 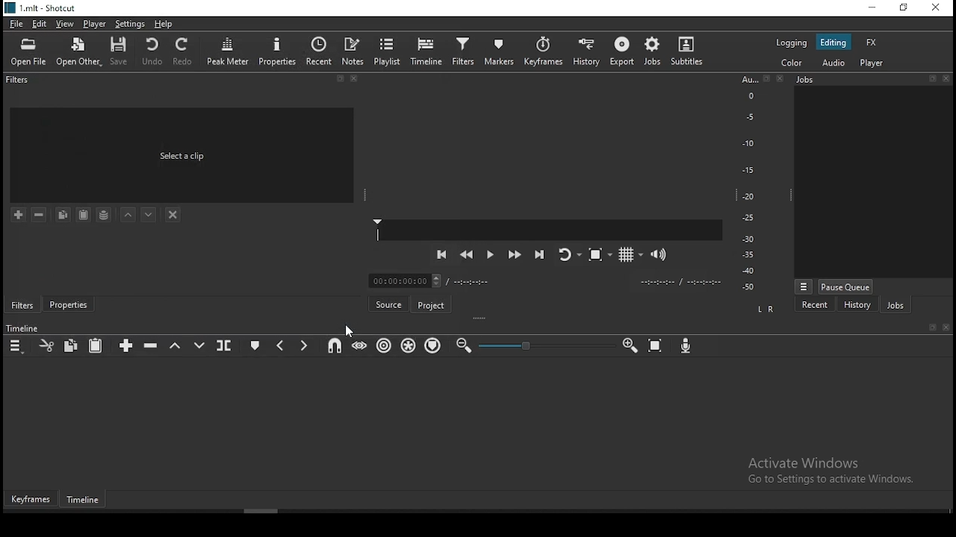 What do you see at coordinates (847, 286) in the screenshot?
I see `pause queue` at bounding box center [847, 286].